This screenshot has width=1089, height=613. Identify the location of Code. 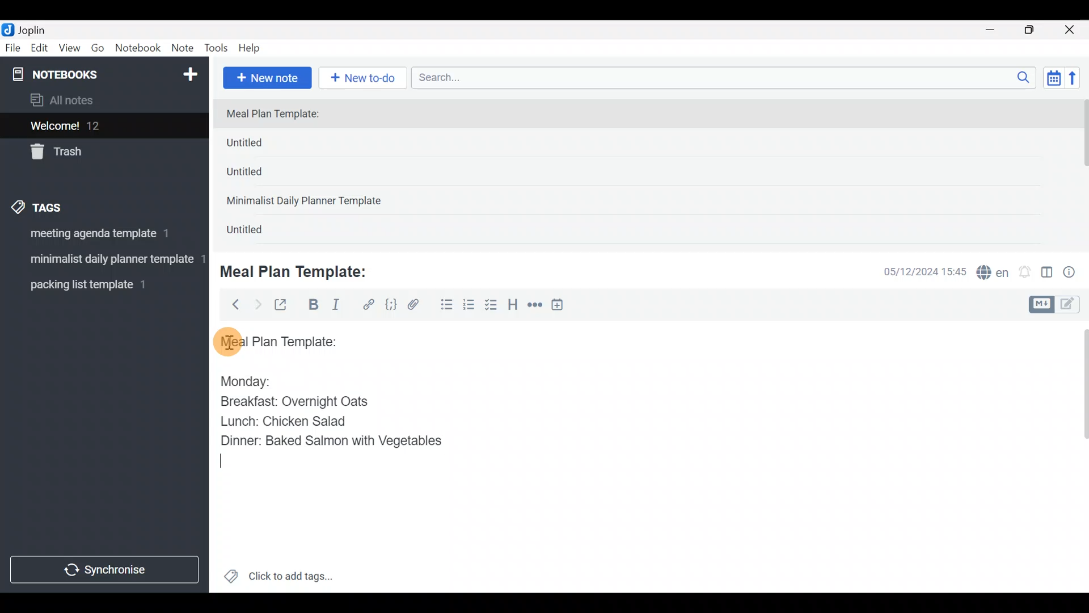
(390, 304).